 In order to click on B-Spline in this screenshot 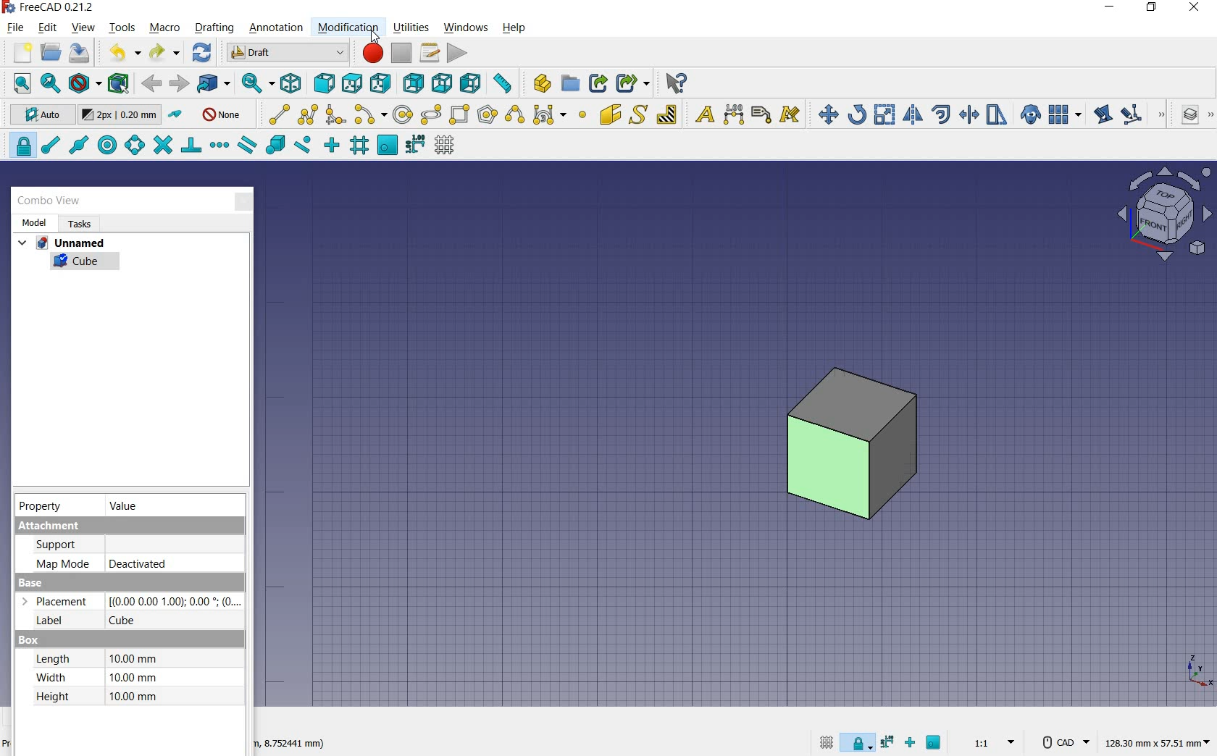, I will do `click(514, 116)`.